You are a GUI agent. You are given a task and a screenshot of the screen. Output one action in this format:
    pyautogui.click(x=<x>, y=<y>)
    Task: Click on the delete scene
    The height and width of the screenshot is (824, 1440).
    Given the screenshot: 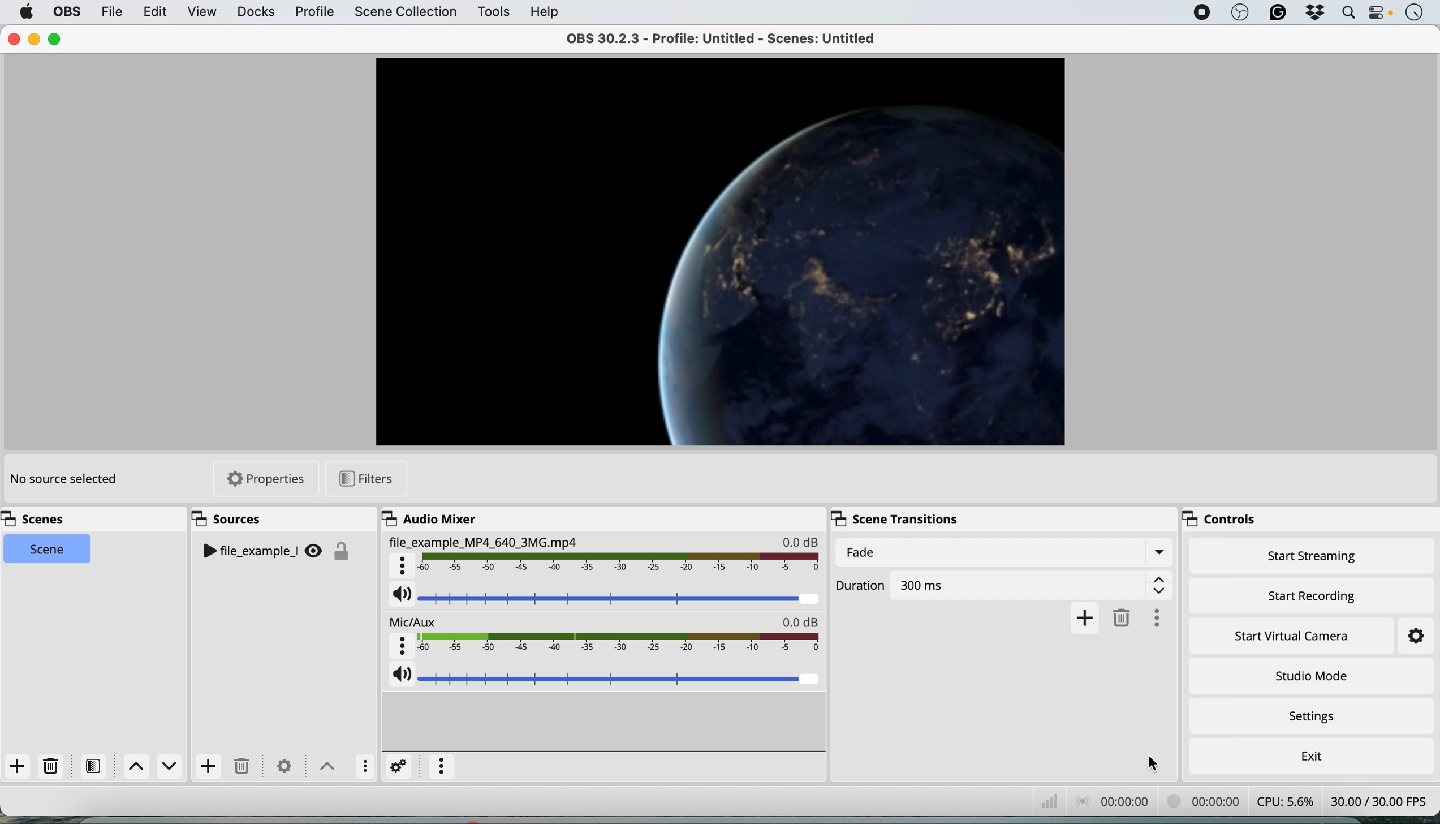 What is the action you would take?
    pyautogui.click(x=51, y=766)
    